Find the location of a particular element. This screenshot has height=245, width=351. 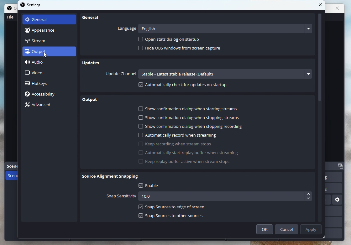

Snap sensitivity is located at coordinates (207, 197).